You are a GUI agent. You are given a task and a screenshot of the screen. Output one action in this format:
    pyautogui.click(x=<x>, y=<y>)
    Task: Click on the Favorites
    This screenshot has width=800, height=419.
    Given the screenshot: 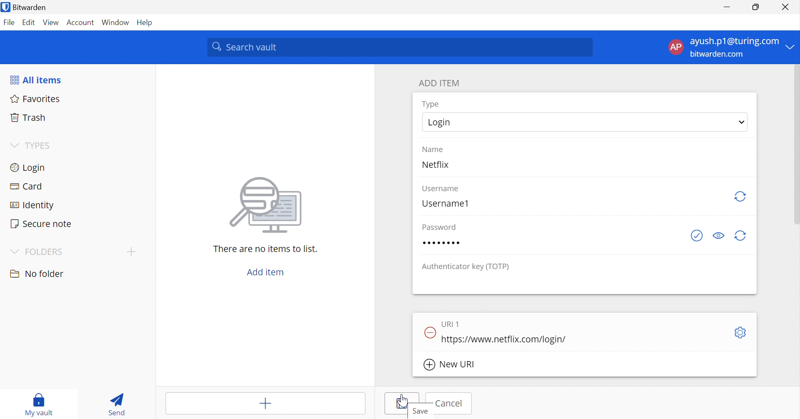 What is the action you would take?
    pyautogui.click(x=35, y=99)
    